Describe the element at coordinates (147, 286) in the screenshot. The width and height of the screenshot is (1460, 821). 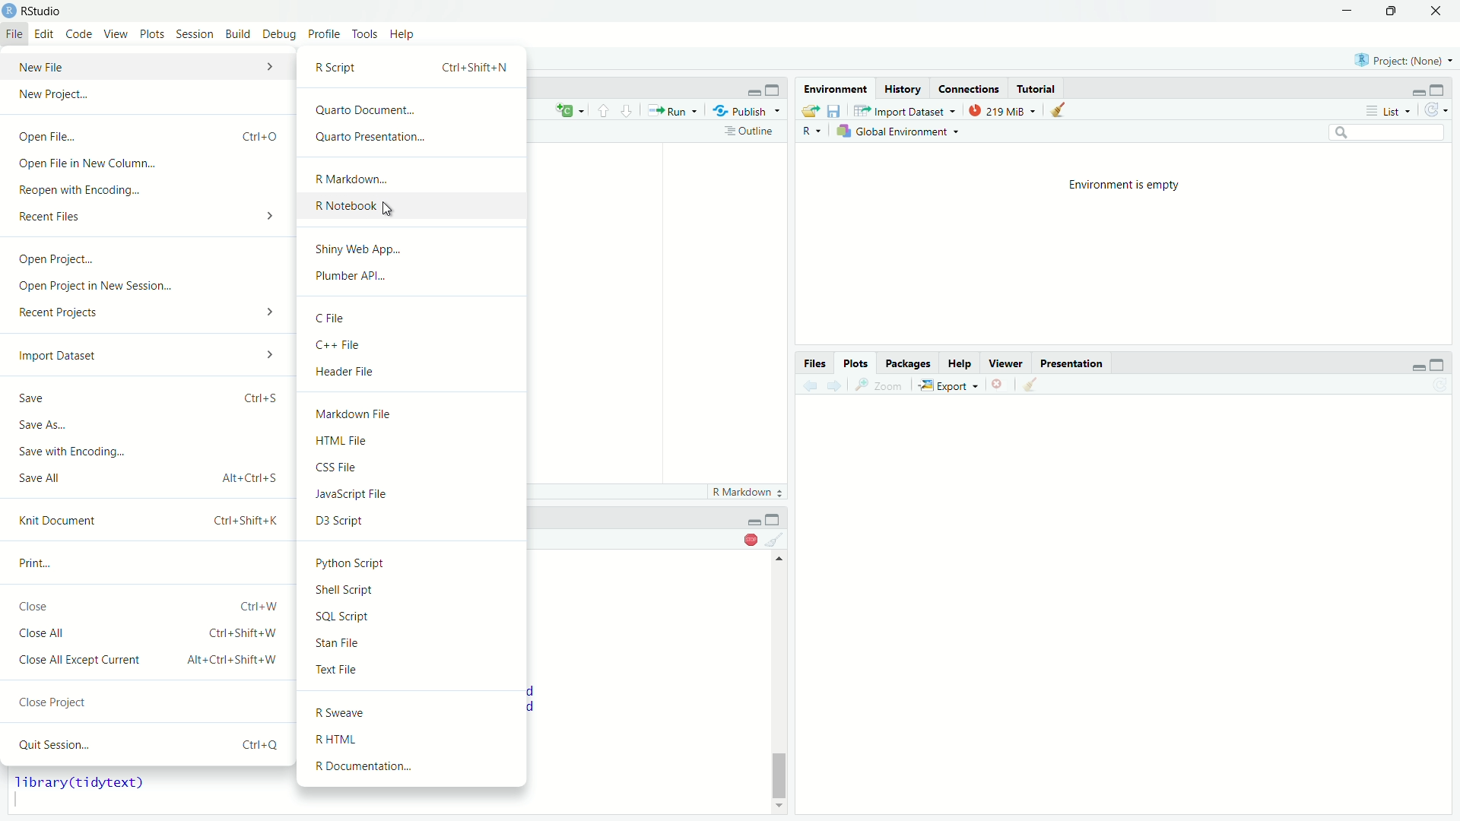
I see `Open Project in New Session...` at that location.